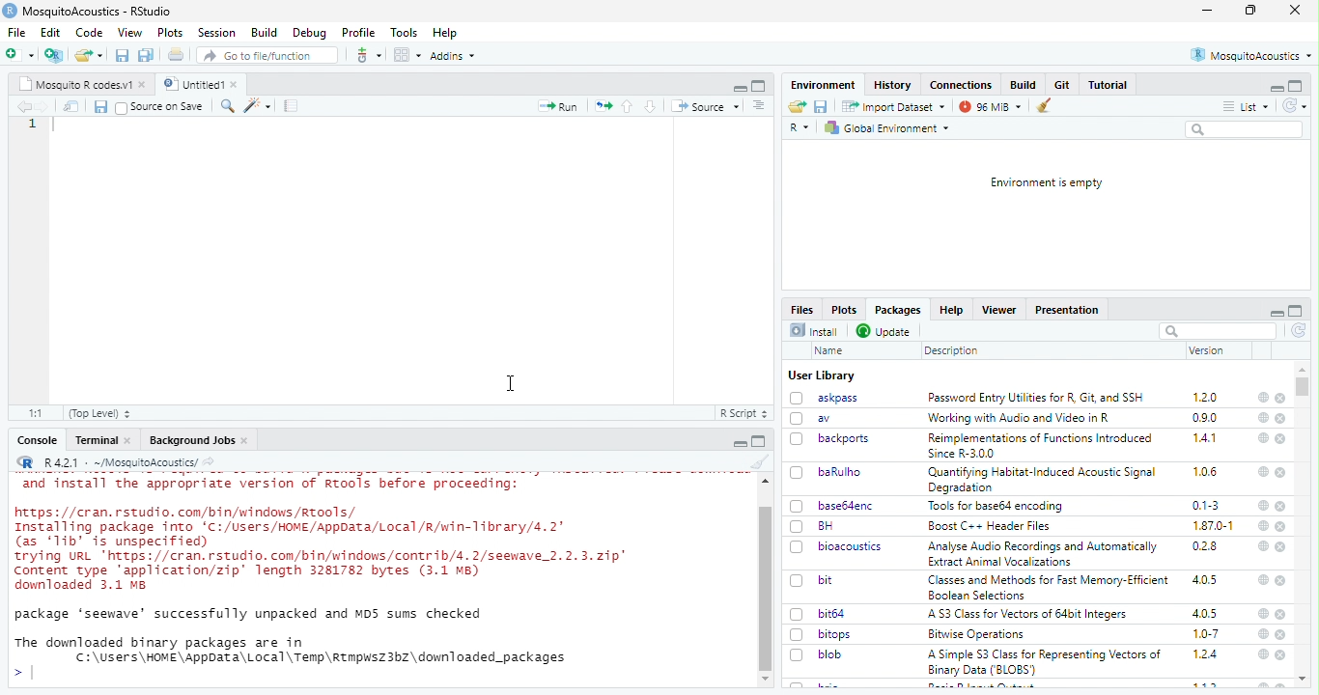  What do you see at coordinates (20, 55) in the screenshot?
I see `open file` at bounding box center [20, 55].